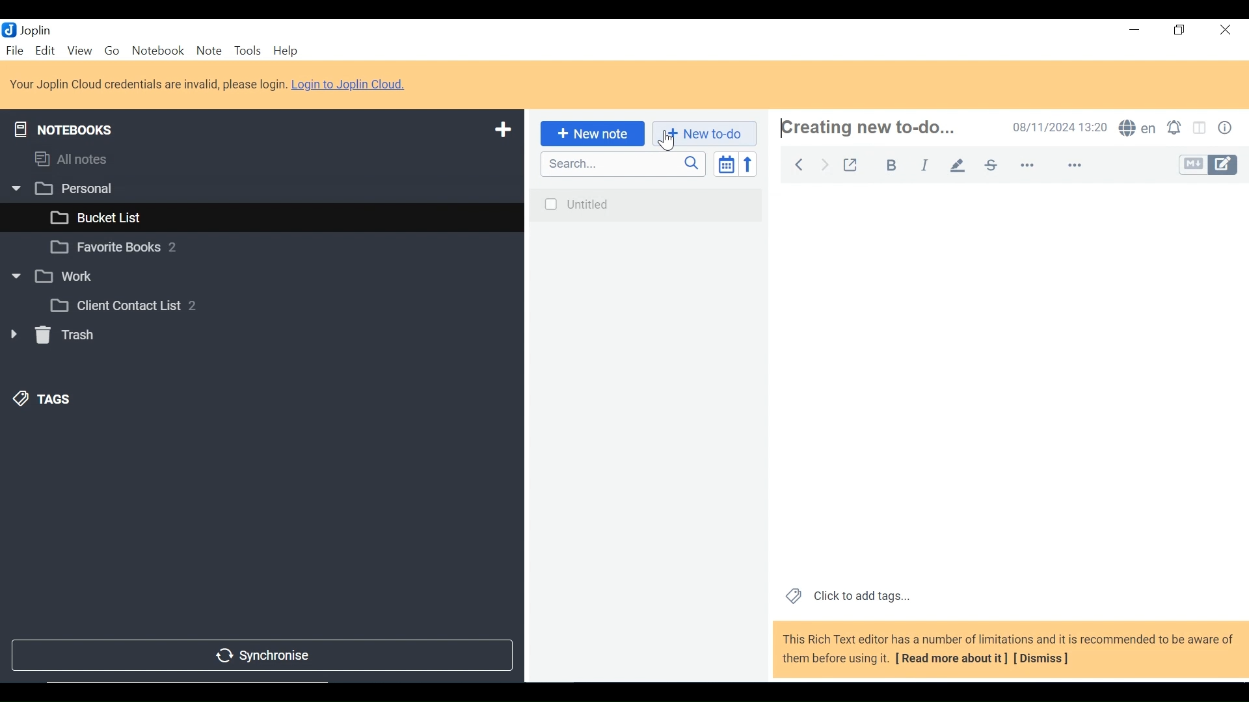 The height and width of the screenshot is (702, 1249). What do you see at coordinates (64, 127) in the screenshot?
I see `Notebooks` at bounding box center [64, 127].